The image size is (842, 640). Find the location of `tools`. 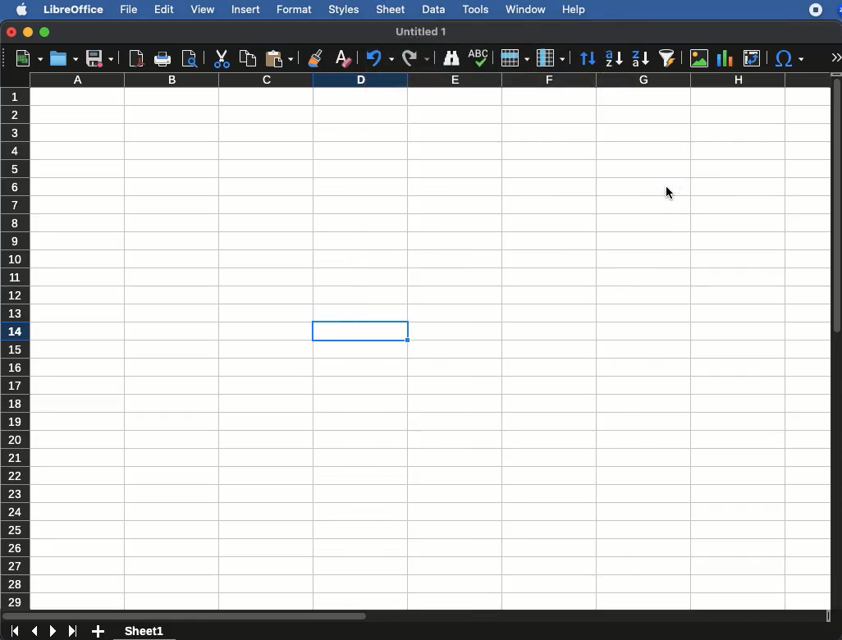

tools is located at coordinates (476, 11).